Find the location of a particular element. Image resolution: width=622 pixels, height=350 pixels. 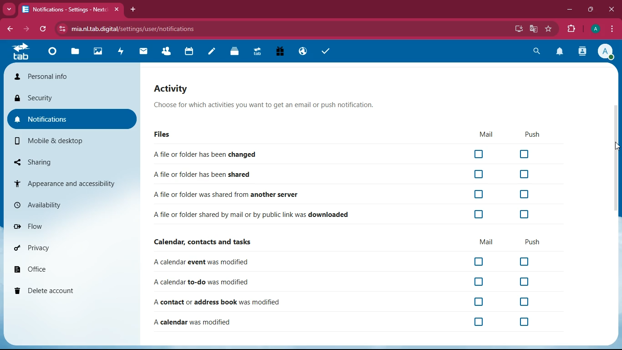

A calendar to-do was modified is located at coordinates (342, 280).